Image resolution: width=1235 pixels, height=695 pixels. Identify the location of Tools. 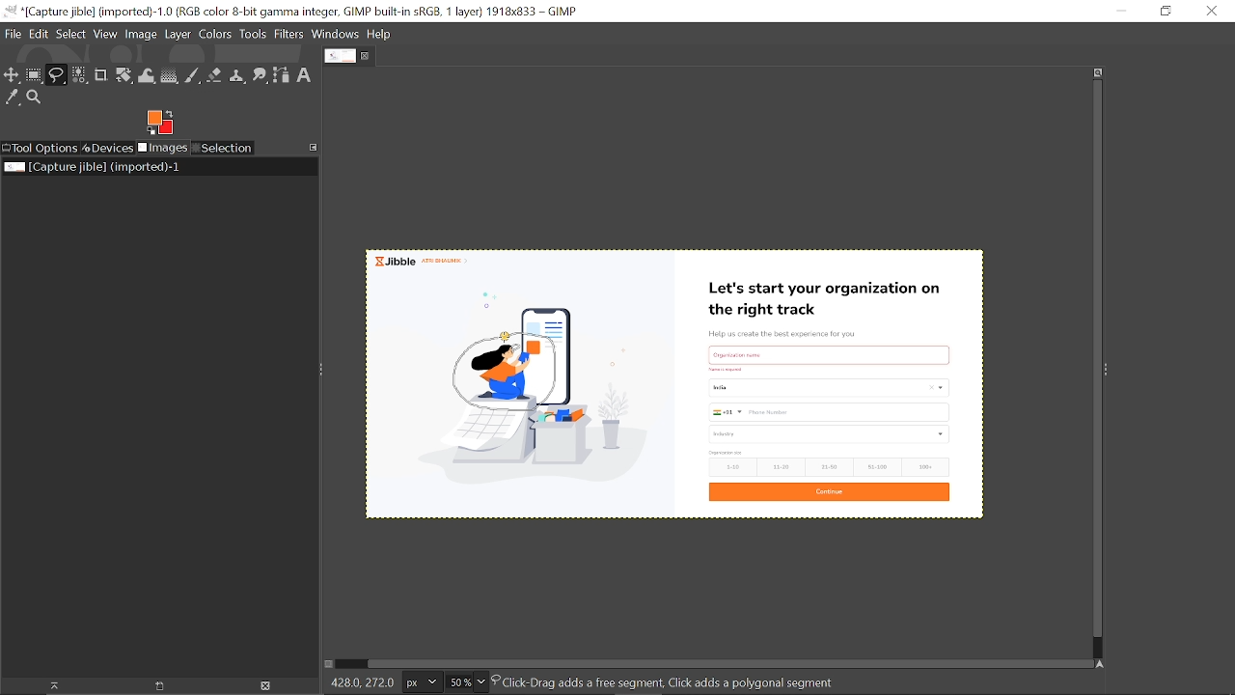
(253, 35).